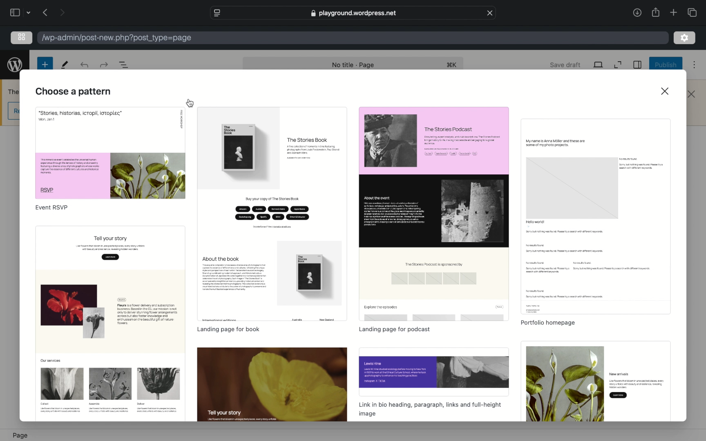 This screenshot has width=706, height=441. Describe the element at coordinates (548, 323) in the screenshot. I see `portfolio homepage` at that location.